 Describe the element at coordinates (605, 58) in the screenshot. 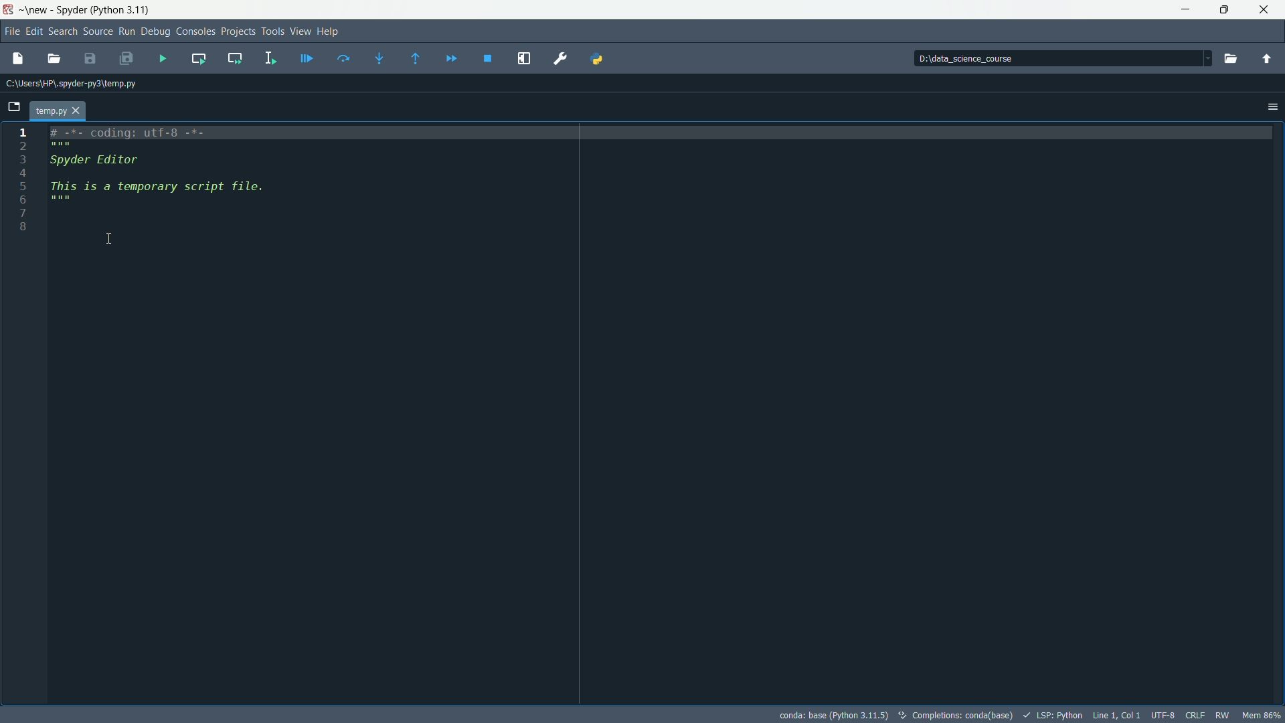

I see `PYTHONPATH manager` at that location.